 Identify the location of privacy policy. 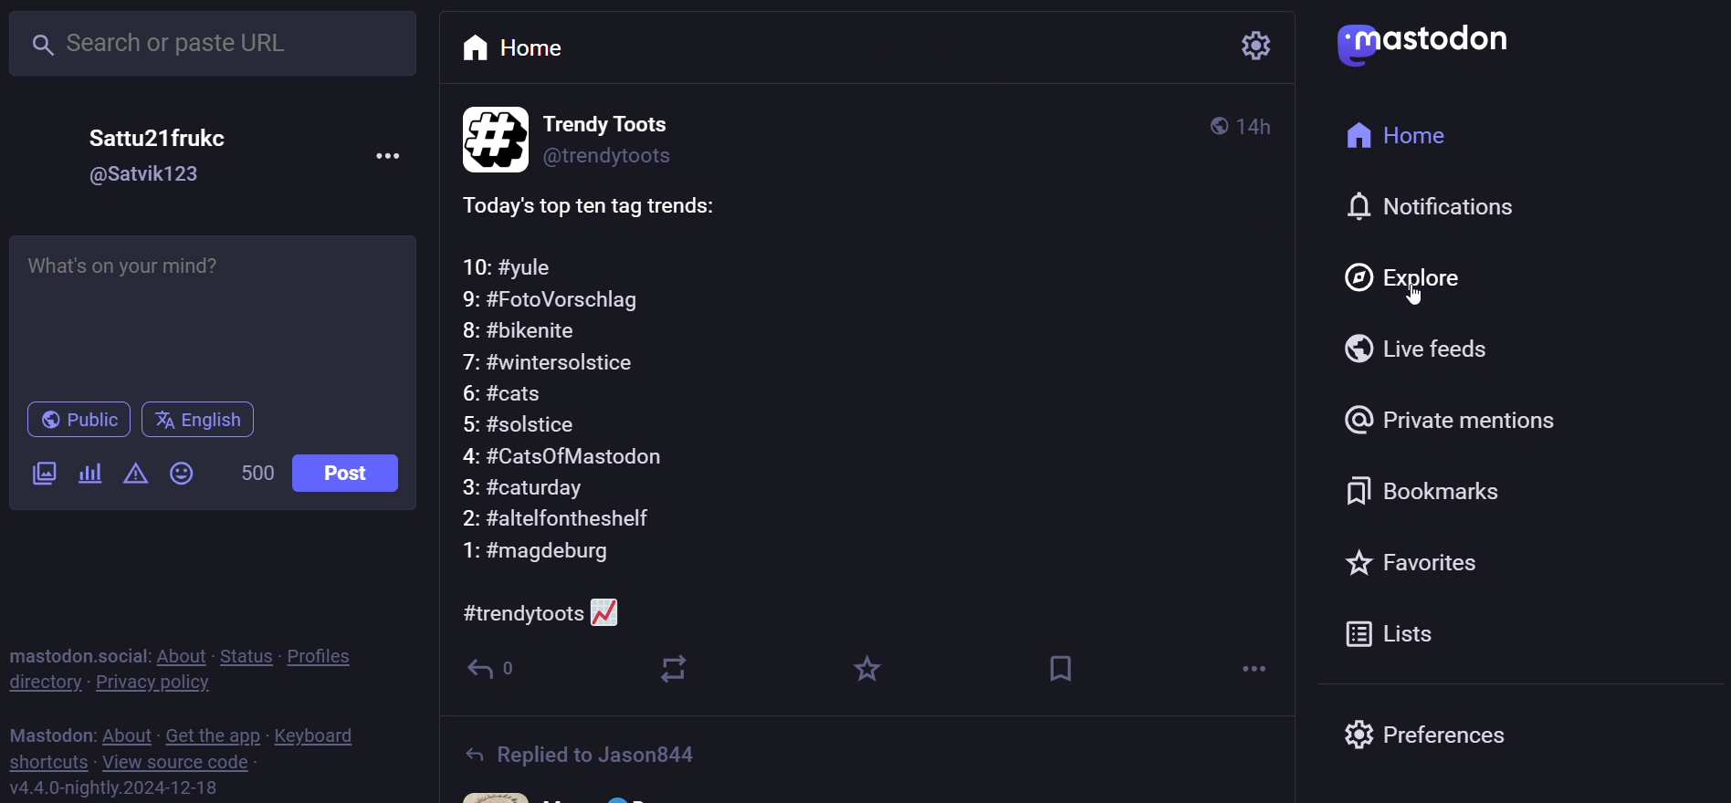
(149, 683).